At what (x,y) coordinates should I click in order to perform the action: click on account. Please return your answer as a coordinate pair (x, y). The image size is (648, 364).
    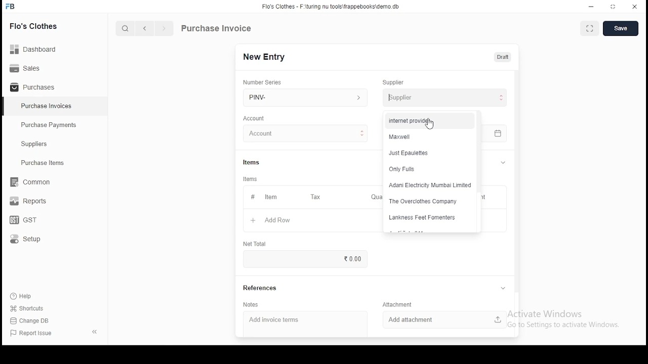
    Looking at the image, I should click on (306, 134).